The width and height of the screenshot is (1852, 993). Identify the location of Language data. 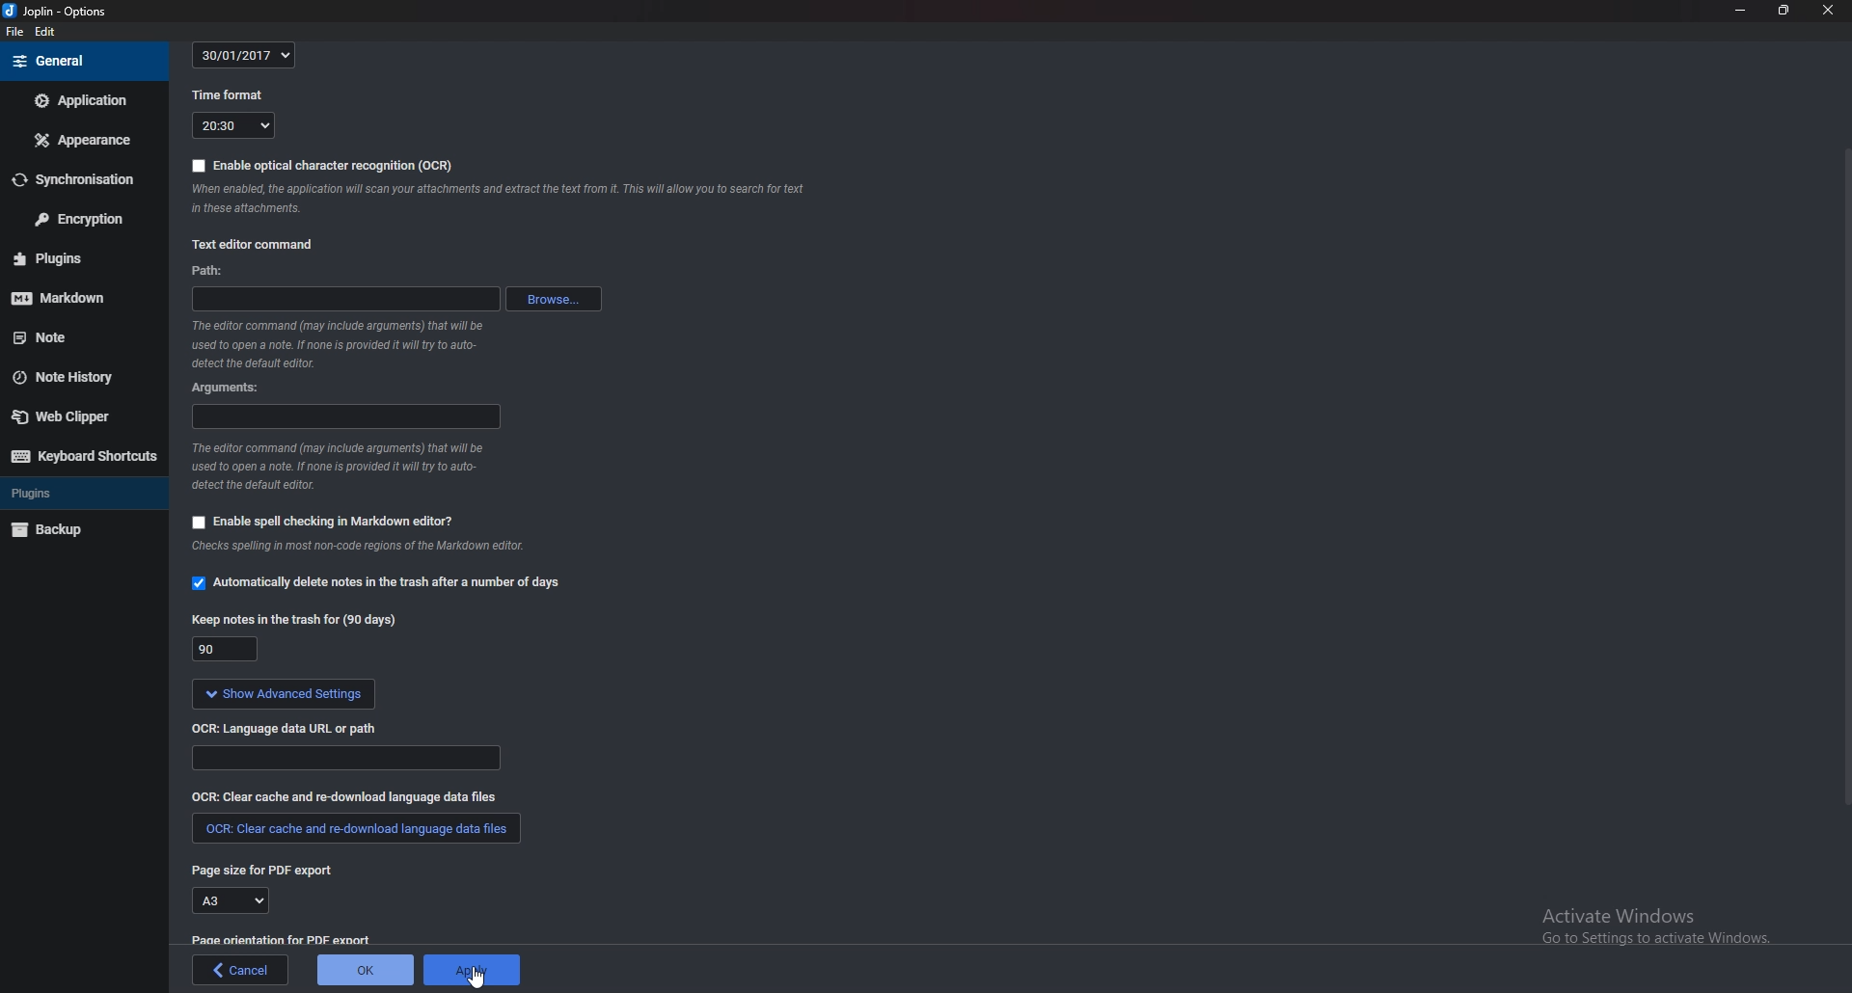
(348, 759).